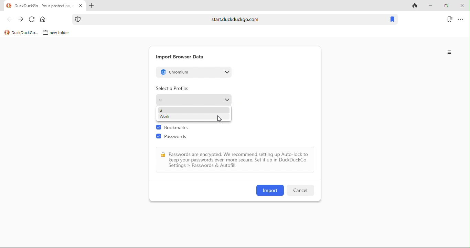 Image resolution: width=470 pixels, height=248 pixels. What do you see at coordinates (21, 20) in the screenshot?
I see `forward` at bounding box center [21, 20].